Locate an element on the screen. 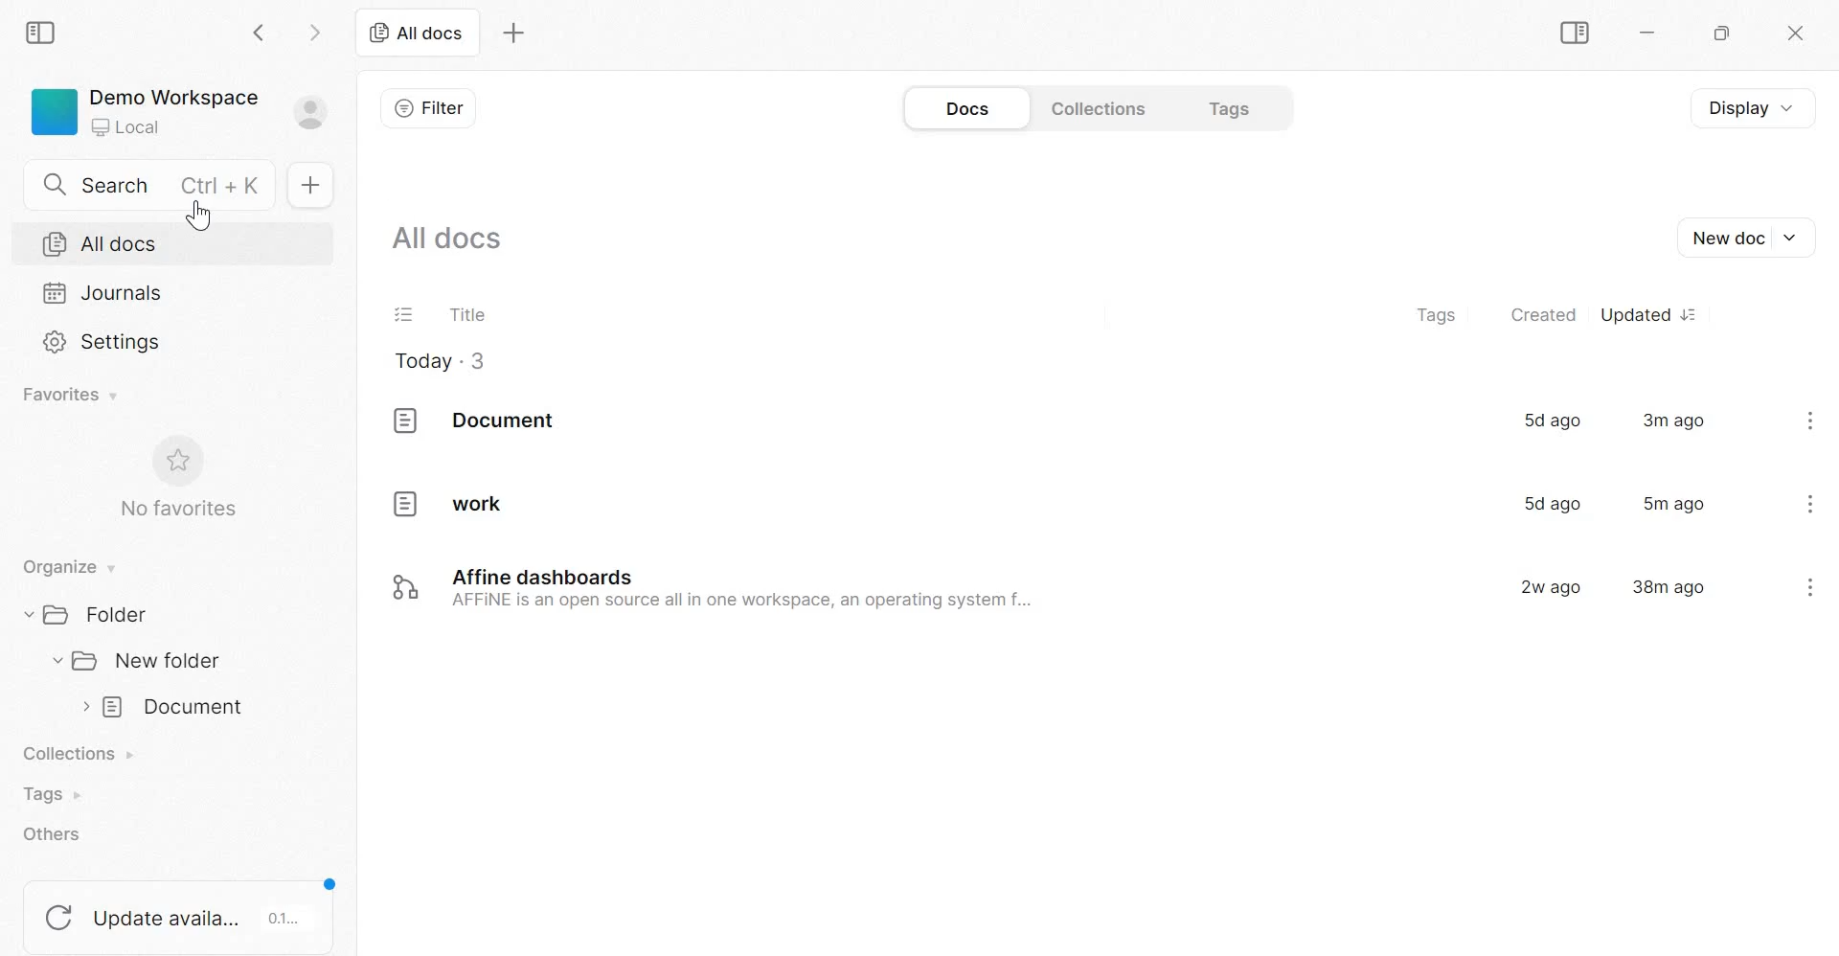  All docs is located at coordinates (449, 236).